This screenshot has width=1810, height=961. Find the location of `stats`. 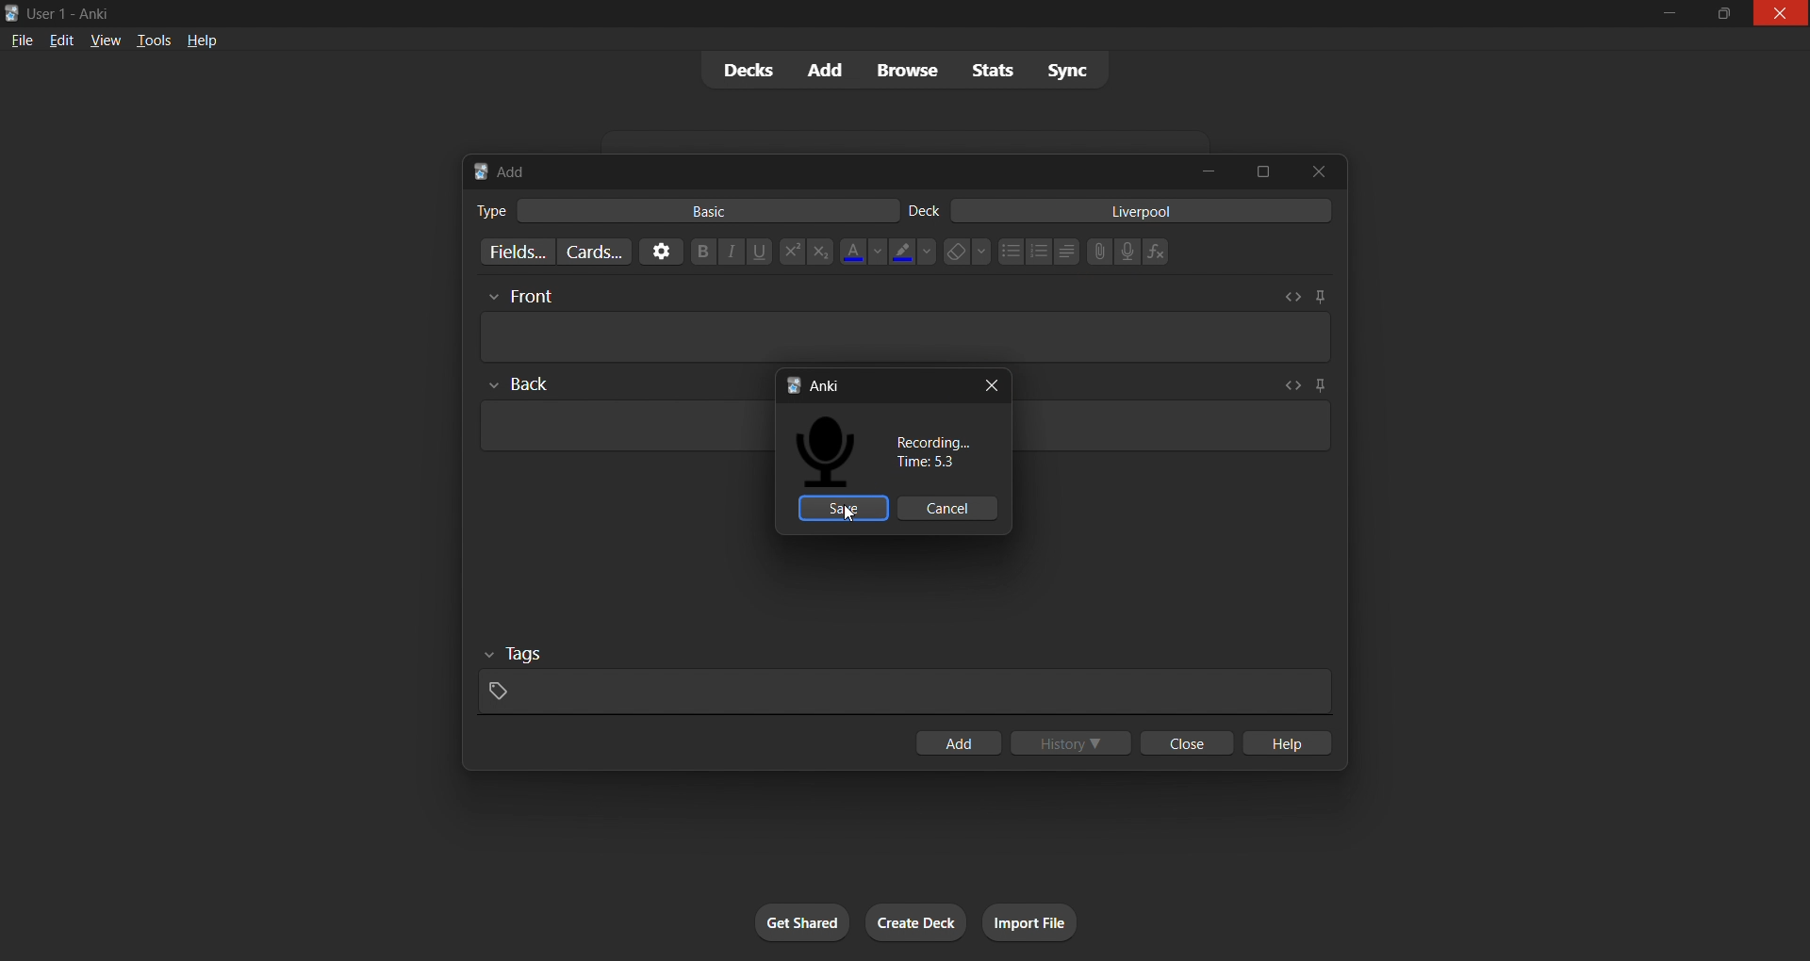

stats is located at coordinates (994, 72).